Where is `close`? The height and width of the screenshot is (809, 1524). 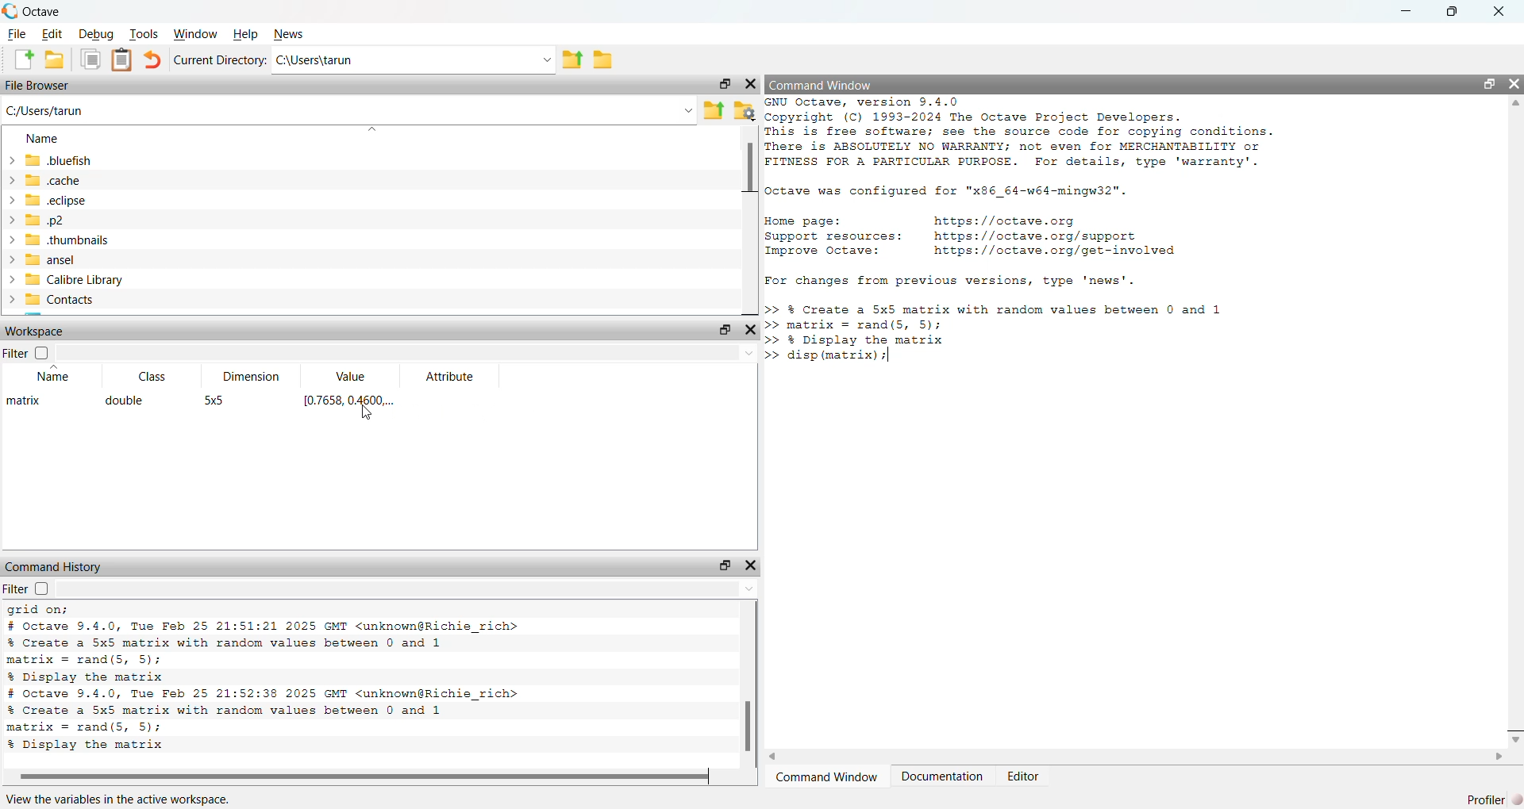 close is located at coordinates (755, 566).